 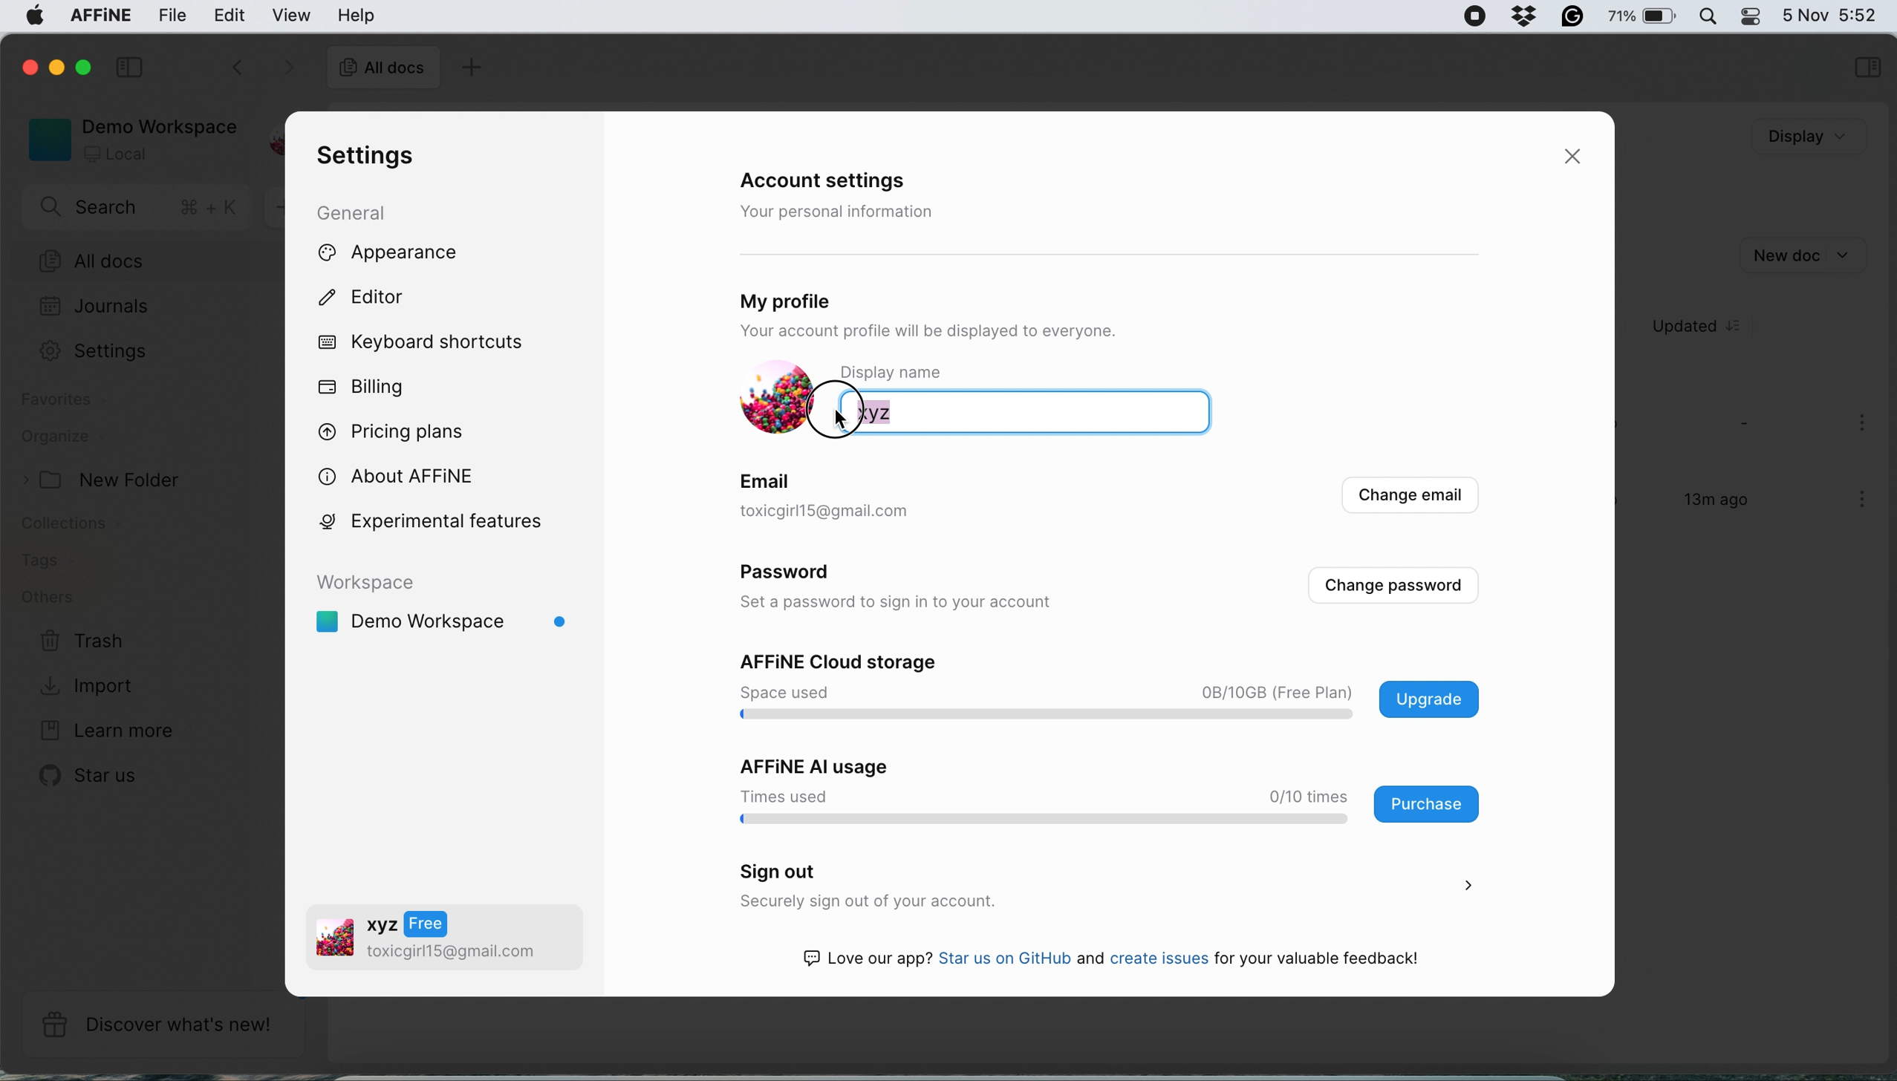 I want to click on grammarly, so click(x=1569, y=15).